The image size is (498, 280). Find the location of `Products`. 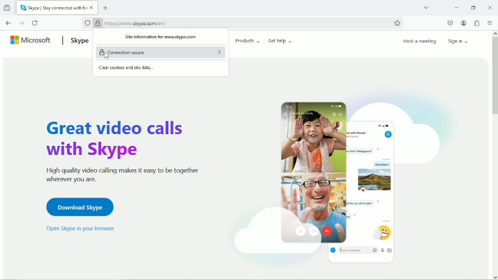

Products is located at coordinates (248, 41).